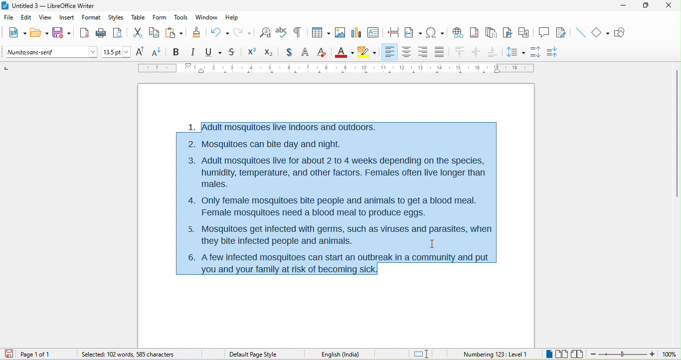 The image size is (681, 360). Describe the element at coordinates (335, 197) in the screenshot. I see `1. |Adult mosquitoes live indoors and outdoors.

2. Mosquitoes can bite day and night.

3. Adult mosquitoes live for about 2 to 4 weeks depending on the species,
humidity, temperature, and other factors. Females often live longer than
males.

4. Only female mosquitoes bite people and animals to get a blood meal.
Female mosquitoes need a blood meal to produce eggs.

5. Mosquitoes get infected with germs, such as viruses and parasites, when
they bite infected people and animals. i

6. Afew infected mosquitoes can start an outbreak in a community and put
you and your family at risk of becoming sick.` at that location.